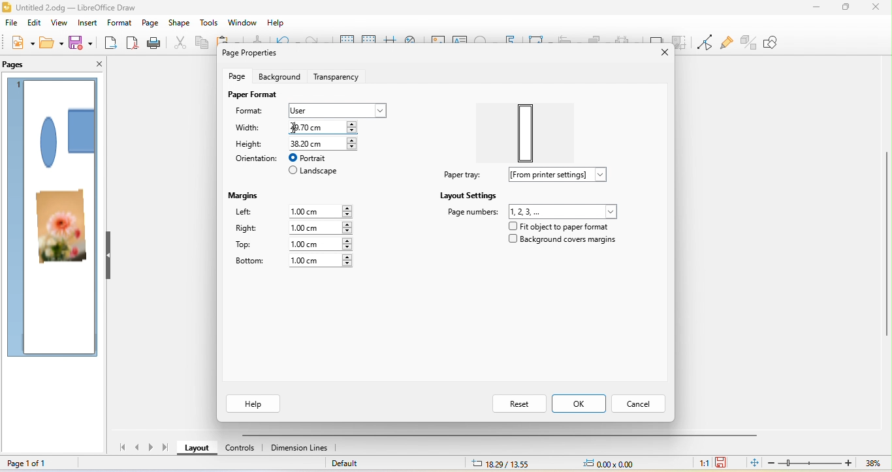  Describe the element at coordinates (140, 449) in the screenshot. I see `previous page` at that location.